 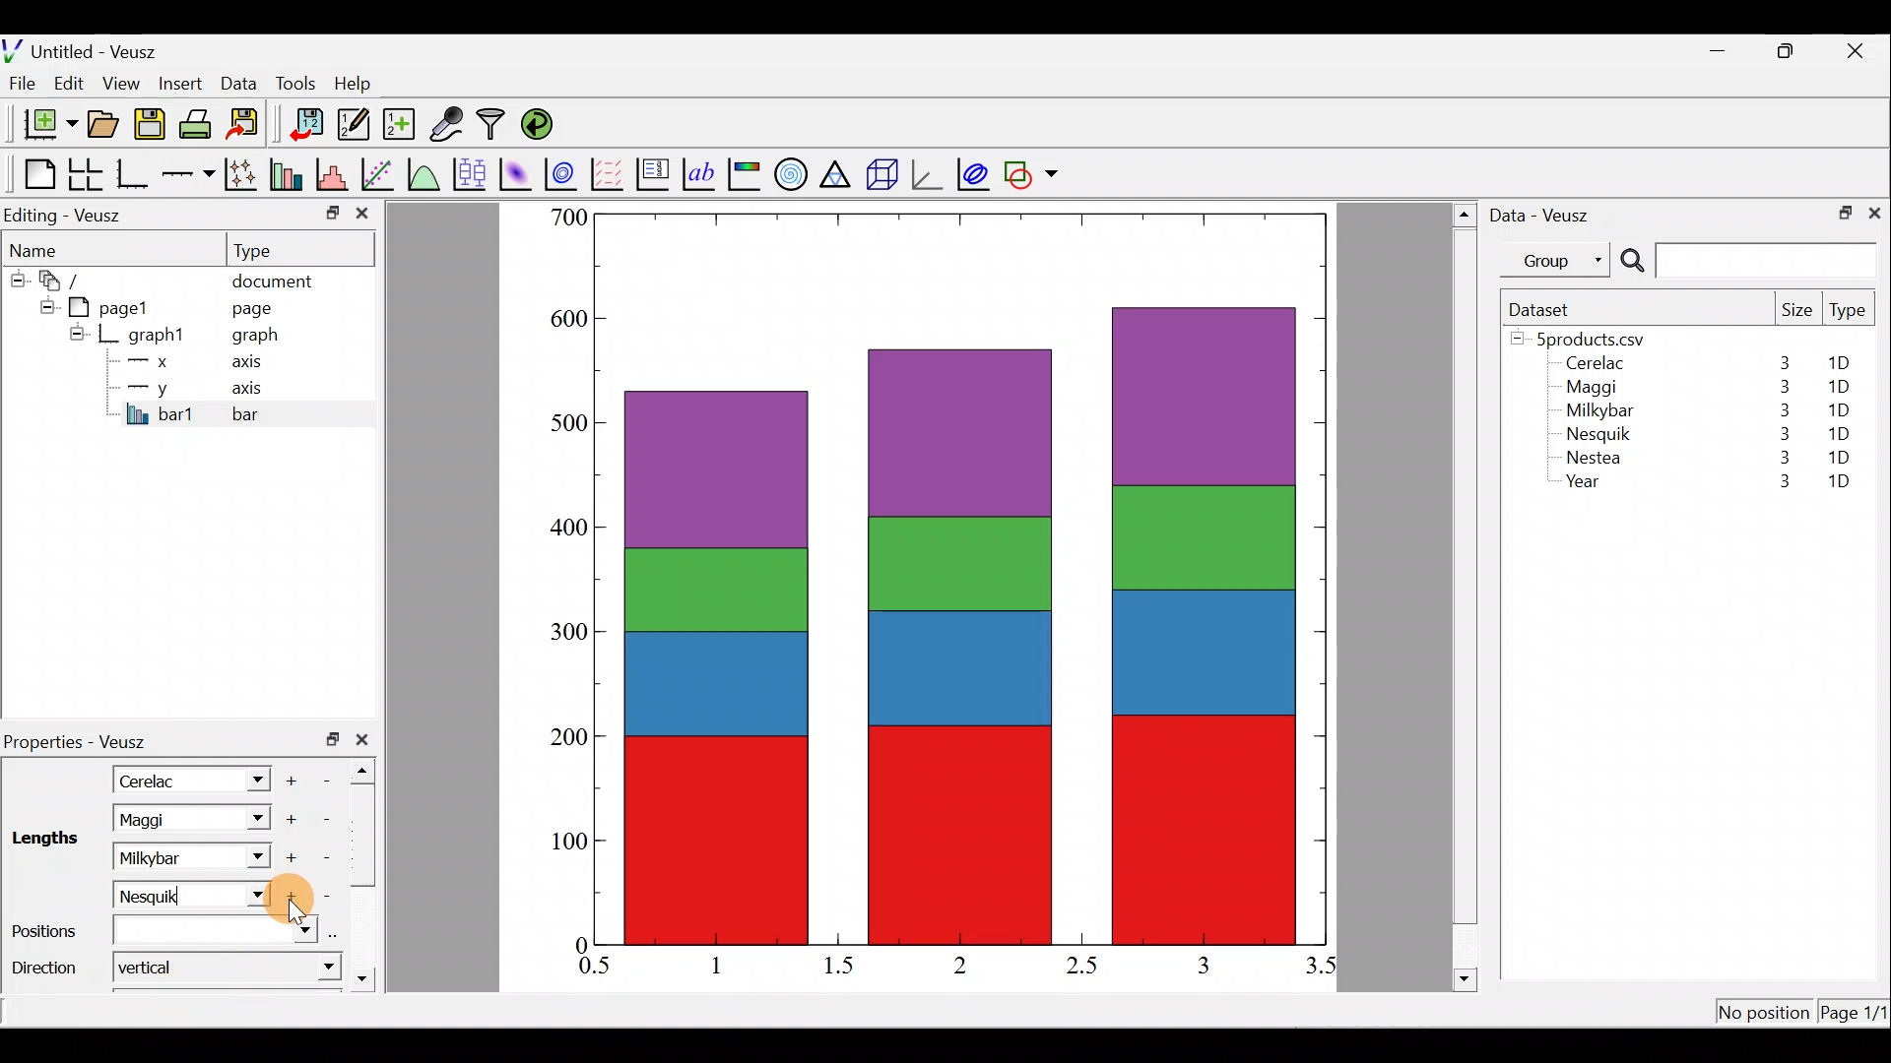 What do you see at coordinates (611, 174) in the screenshot?
I see `Plot a vector field` at bounding box center [611, 174].